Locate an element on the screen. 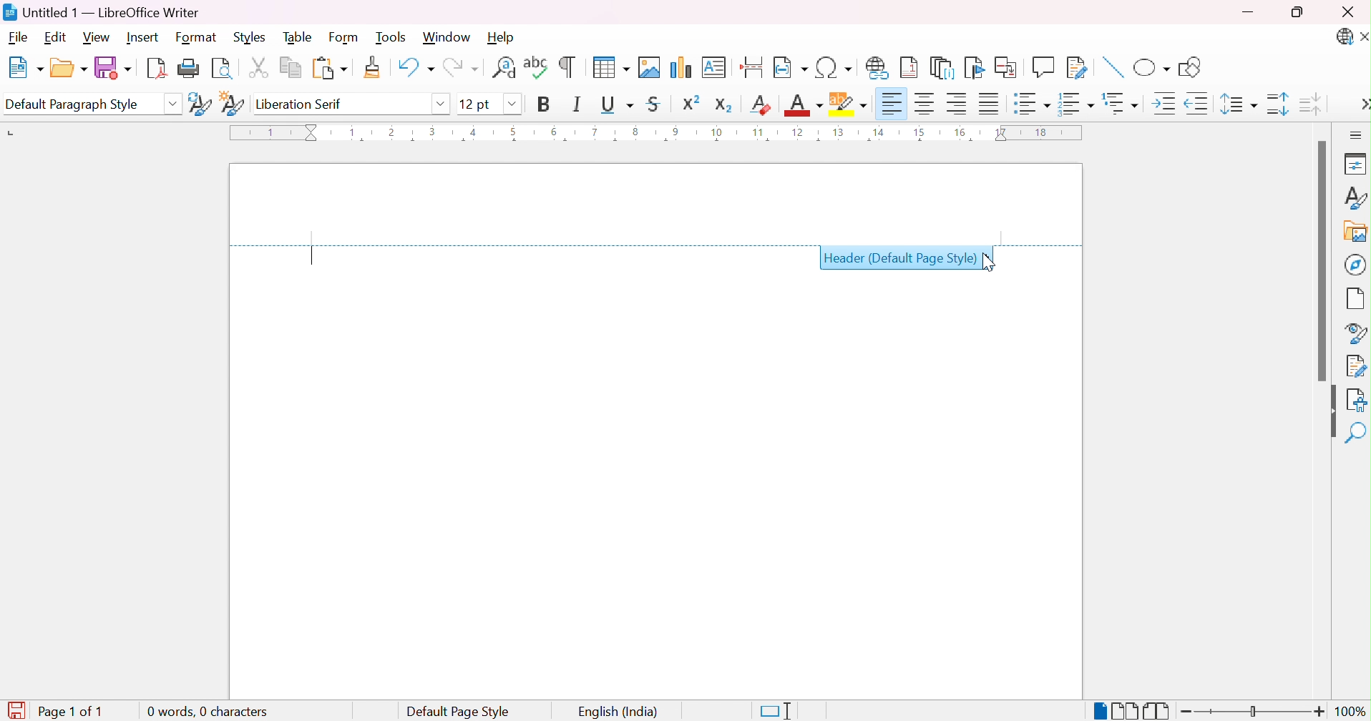 The width and height of the screenshot is (1371, 721). Hide is located at coordinates (1329, 411).